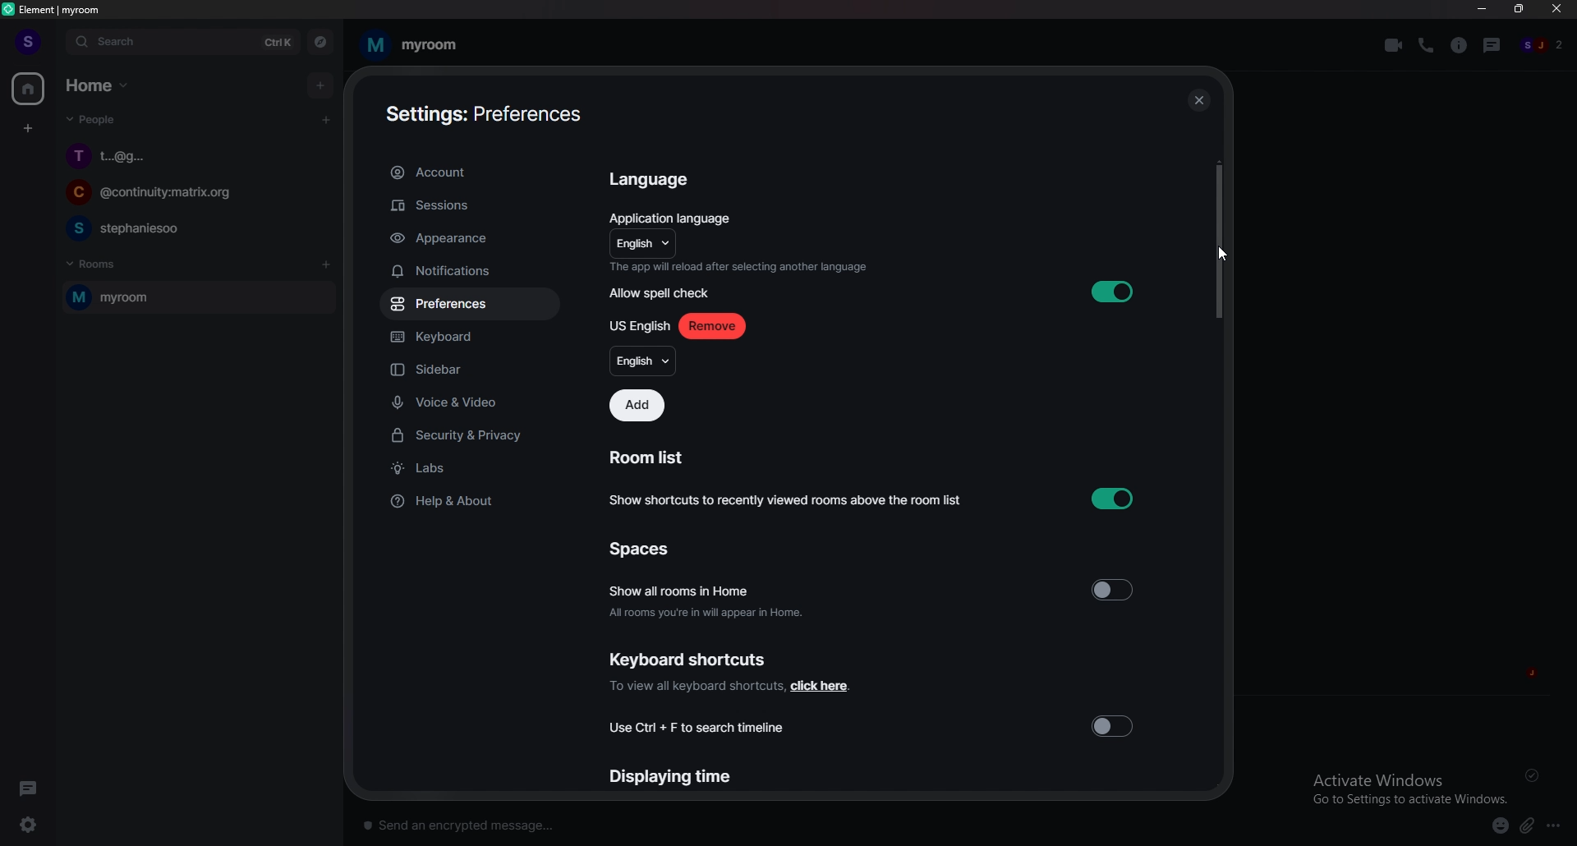 The image size is (1577, 846). I want to click on settings account, so click(476, 116).